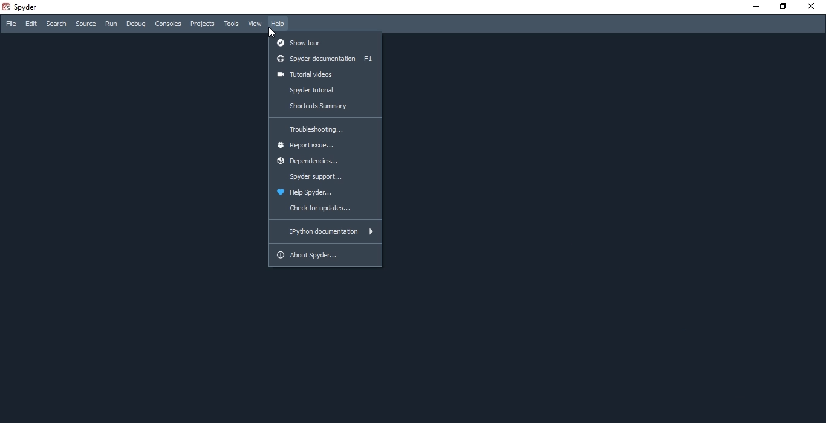  Describe the element at coordinates (56, 23) in the screenshot. I see `Search` at that location.